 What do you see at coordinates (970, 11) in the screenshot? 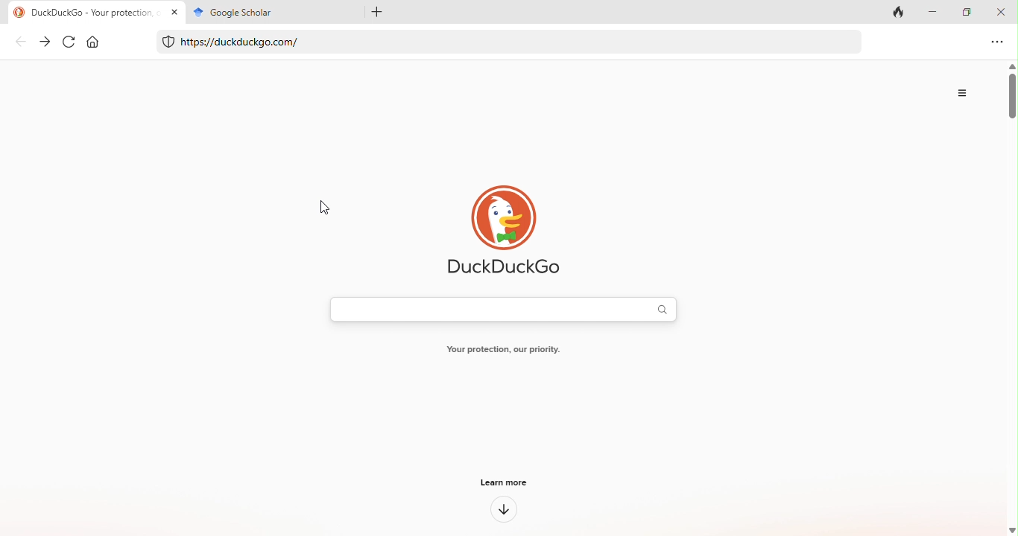
I see `maximize` at bounding box center [970, 11].